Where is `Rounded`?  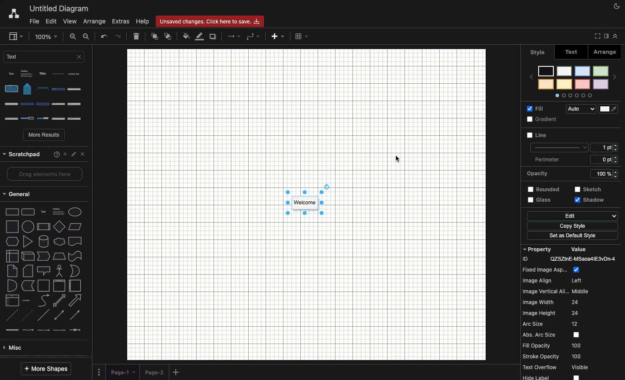 Rounded is located at coordinates (541, 173).